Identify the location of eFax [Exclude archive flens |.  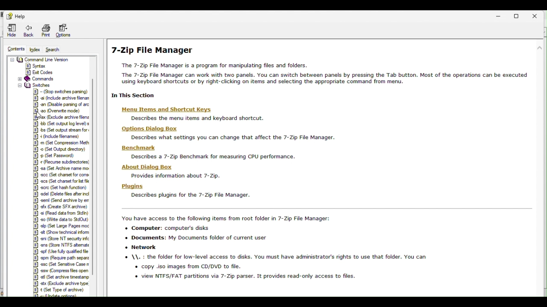
(58, 117).